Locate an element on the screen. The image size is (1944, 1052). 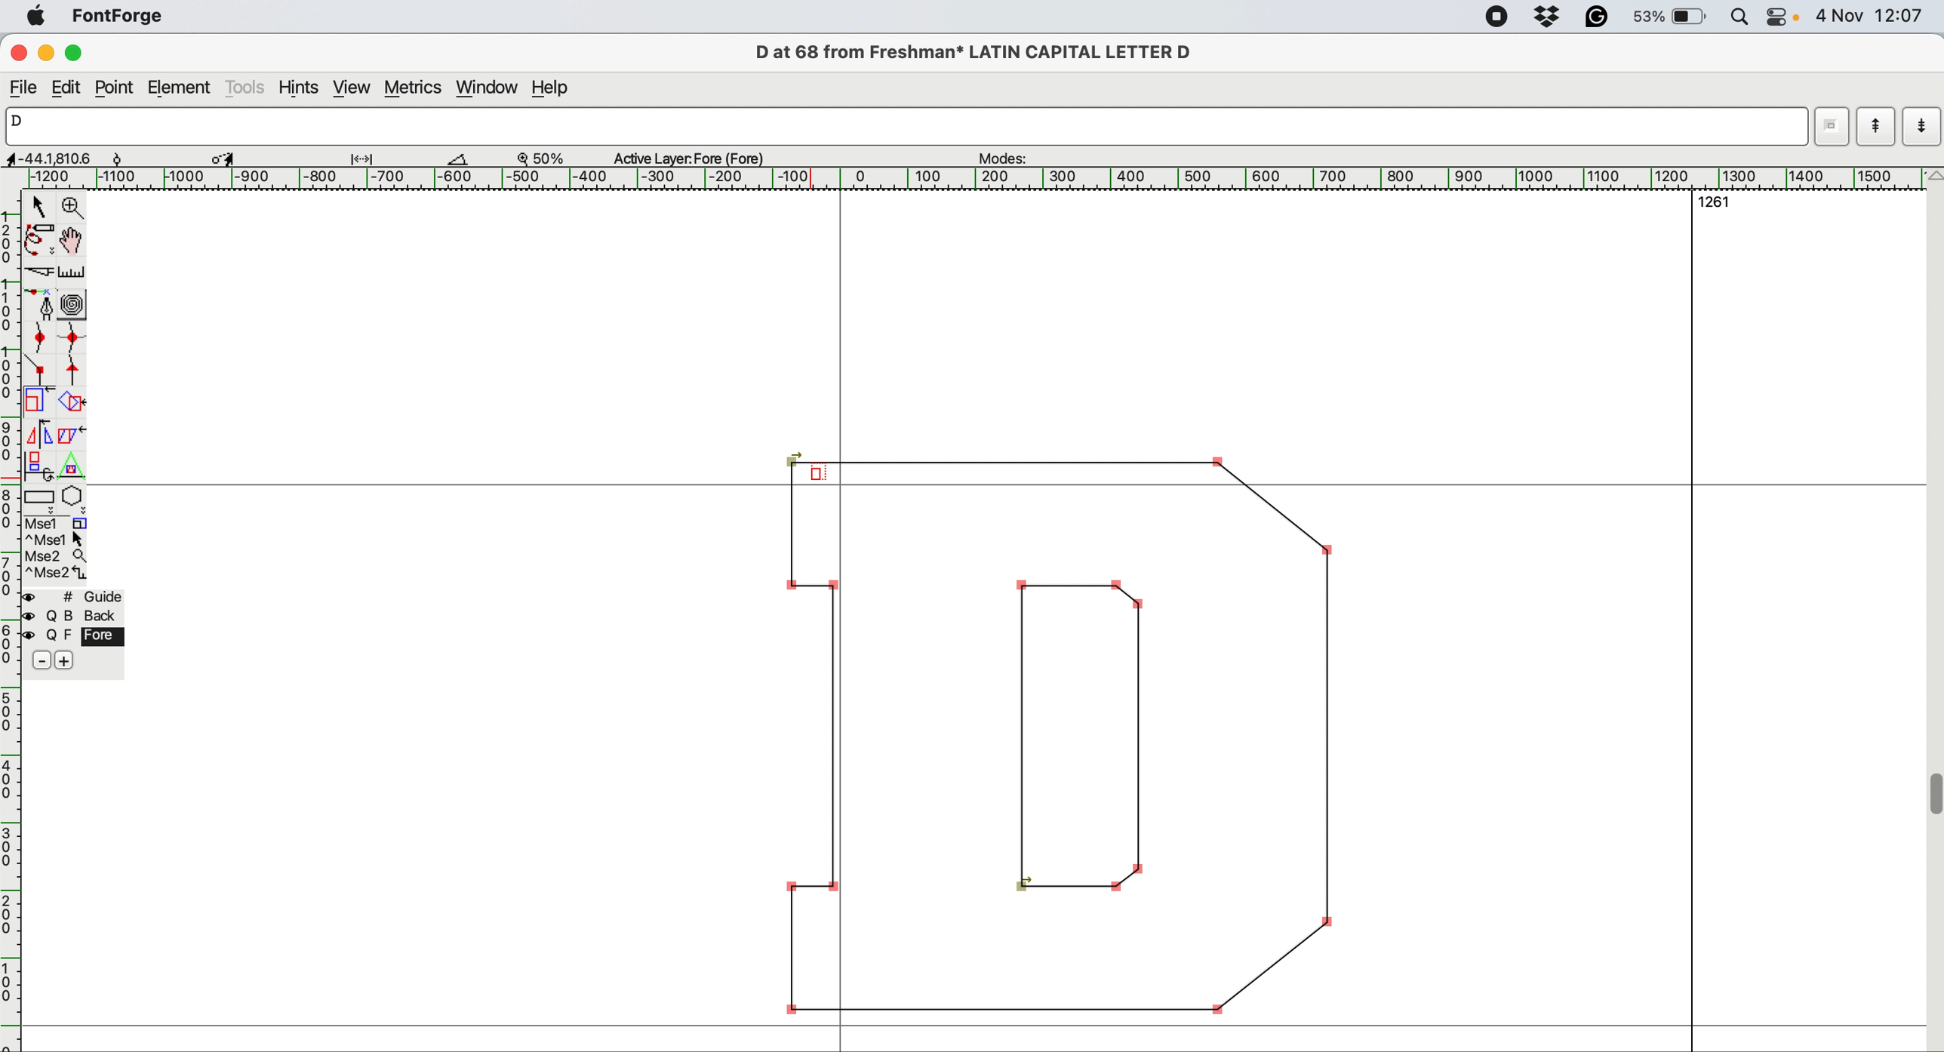
skew the selection is located at coordinates (72, 435).